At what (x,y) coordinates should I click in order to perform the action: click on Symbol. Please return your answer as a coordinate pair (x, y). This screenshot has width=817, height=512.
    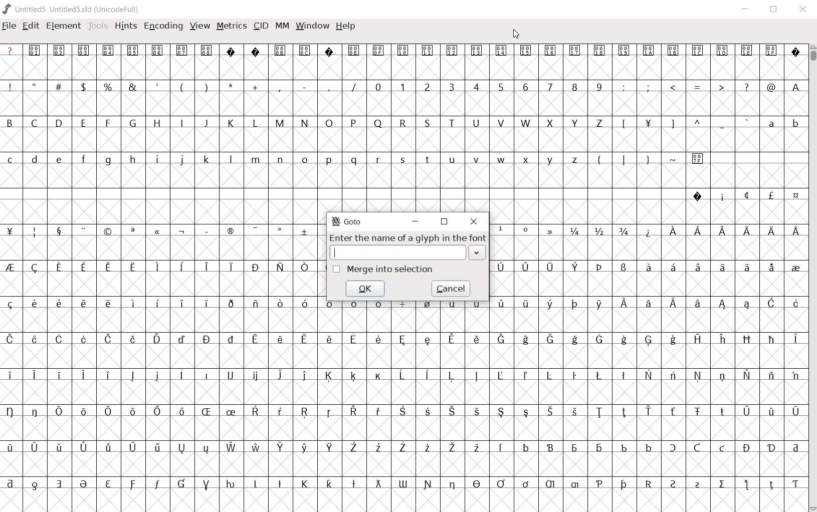
    Looking at the image, I should click on (527, 51).